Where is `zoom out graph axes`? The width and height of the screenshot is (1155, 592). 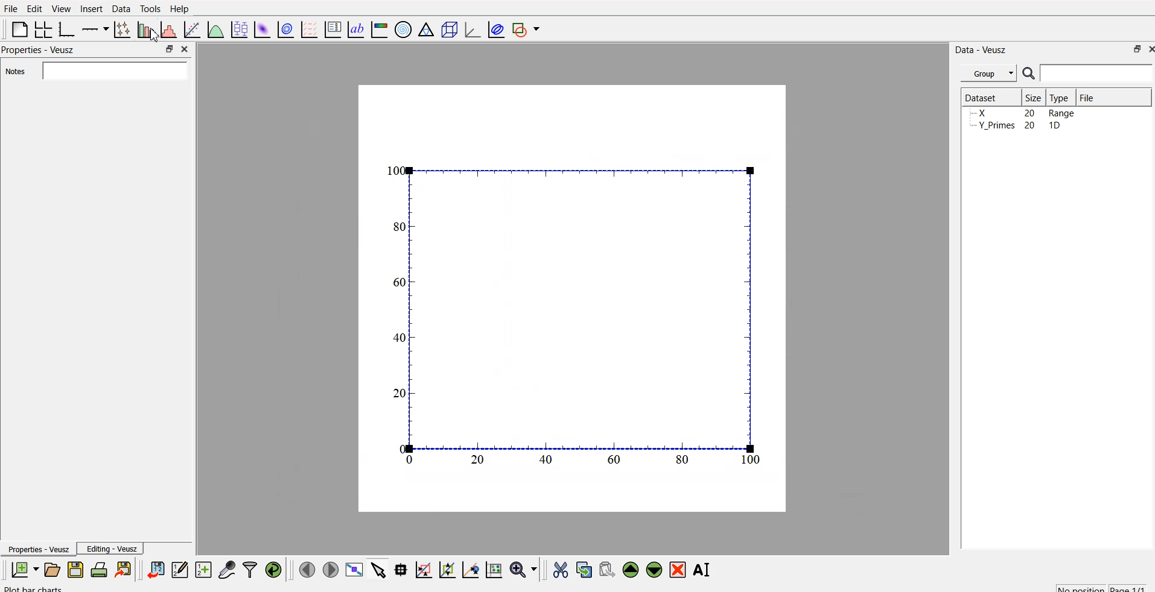
zoom out graph axes is located at coordinates (469, 569).